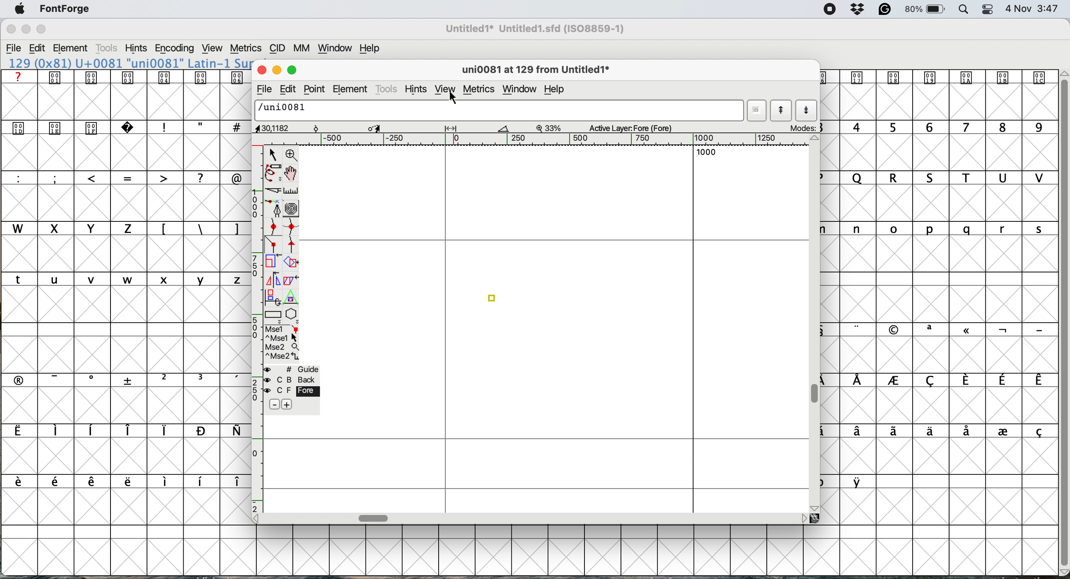  Describe the element at coordinates (317, 128) in the screenshot. I see `Rotate Point Tool` at that location.